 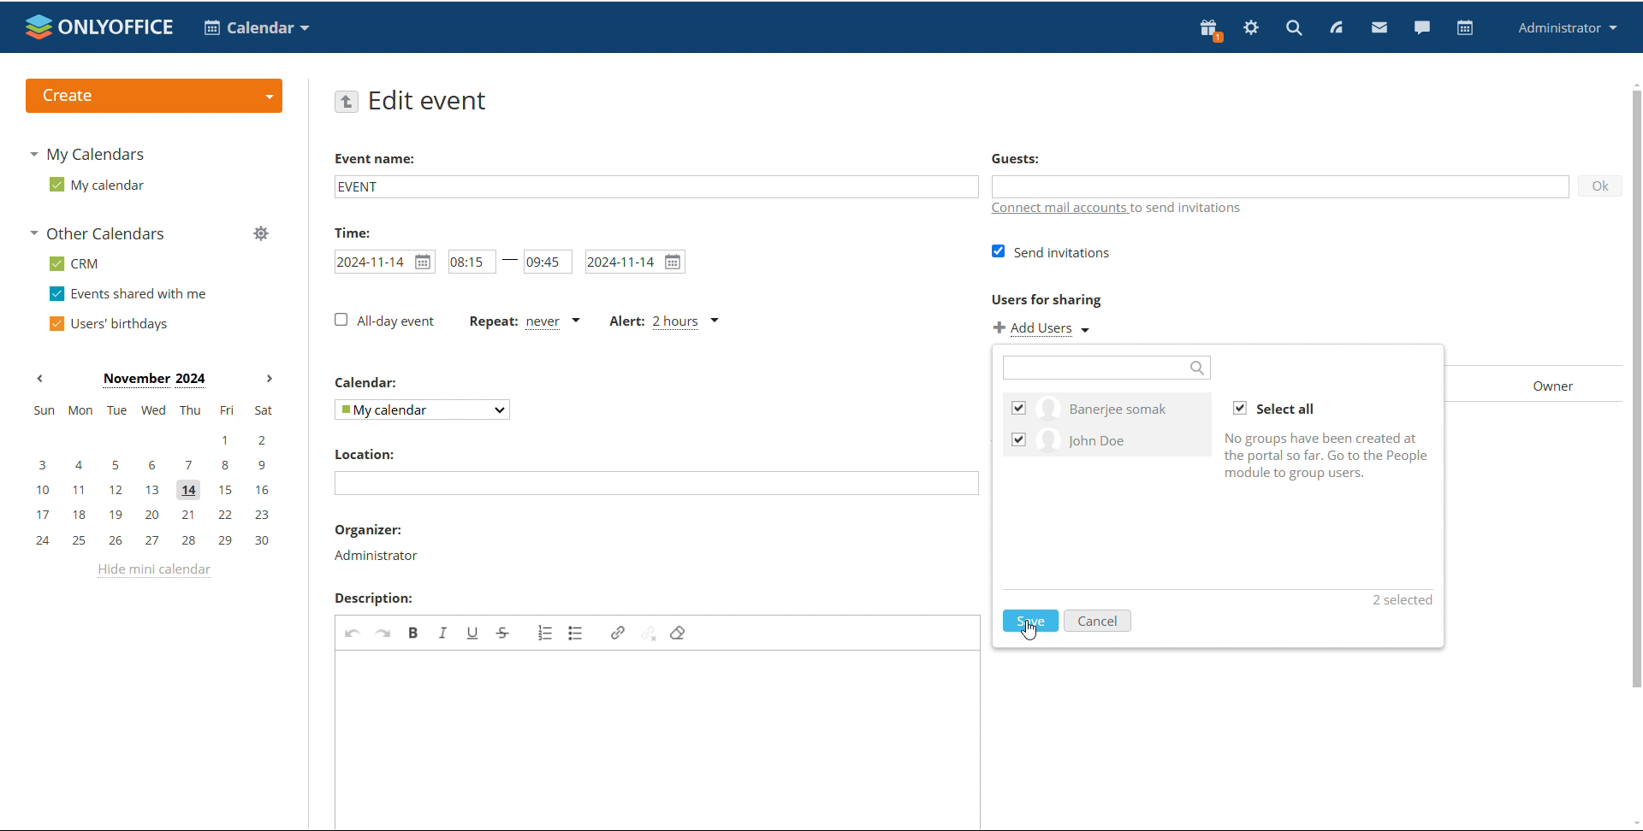 What do you see at coordinates (521, 321) in the screenshot?
I see `event repetition` at bounding box center [521, 321].